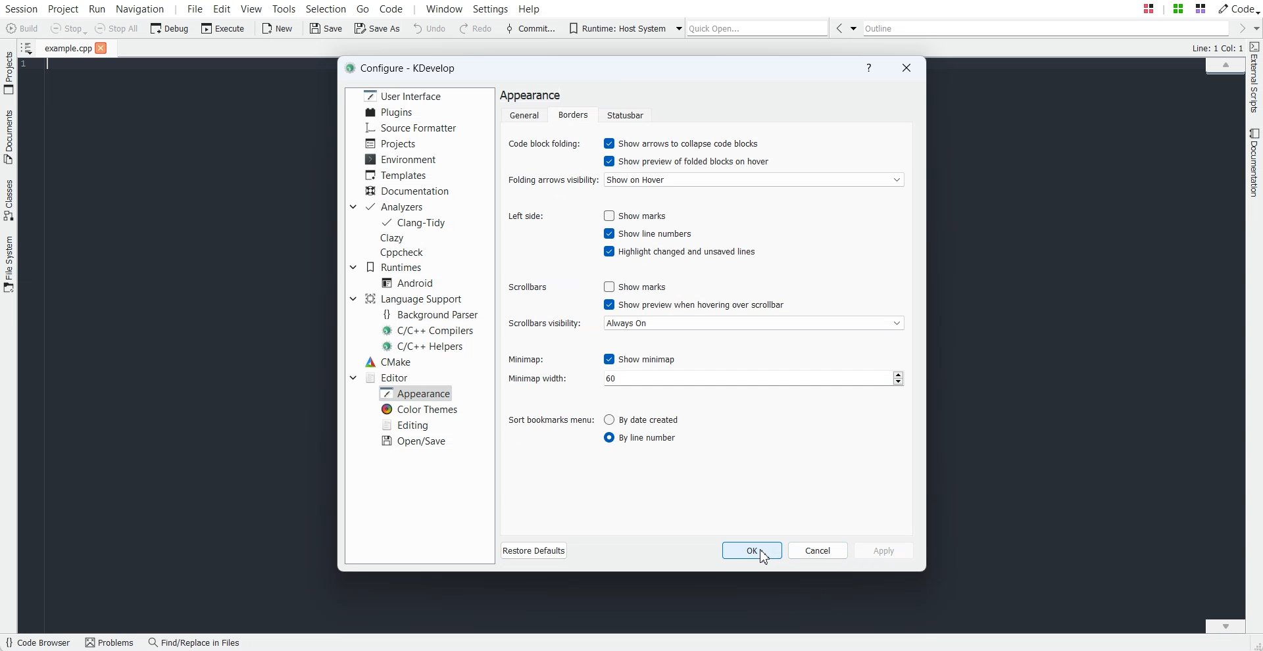 The width and height of the screenshot is (1263, 651). What do you see at coordinates (551, 378) in the screenshot?
I see `Minimap width` at bounding box center [551, 378].